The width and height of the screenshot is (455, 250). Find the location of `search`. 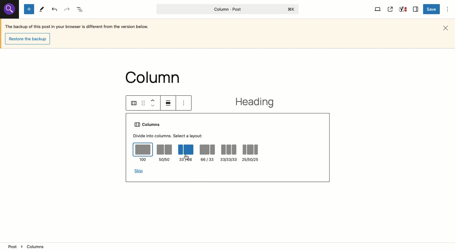

search is located at coordinates (9, 9).